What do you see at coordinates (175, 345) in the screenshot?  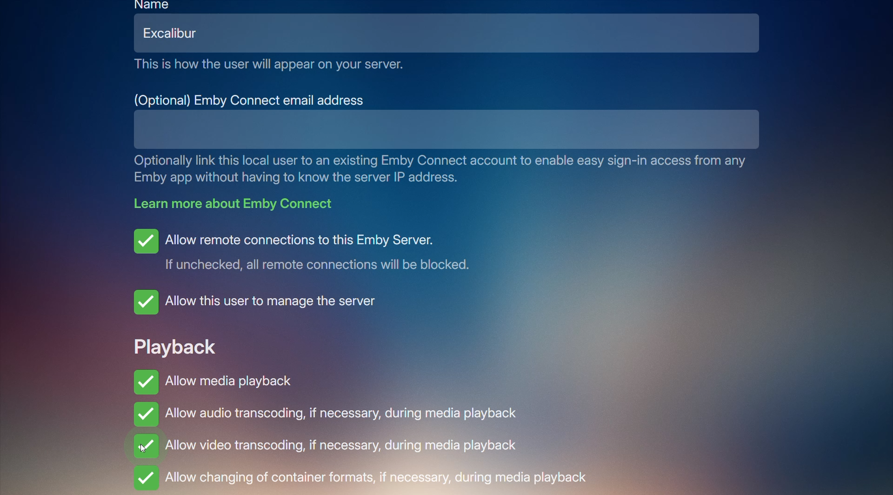 I see `Playback` at bounding box center [175, 345].